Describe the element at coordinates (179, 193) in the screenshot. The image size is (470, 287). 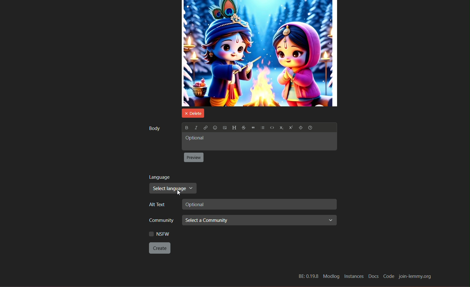
I see `Cursor` at that location.